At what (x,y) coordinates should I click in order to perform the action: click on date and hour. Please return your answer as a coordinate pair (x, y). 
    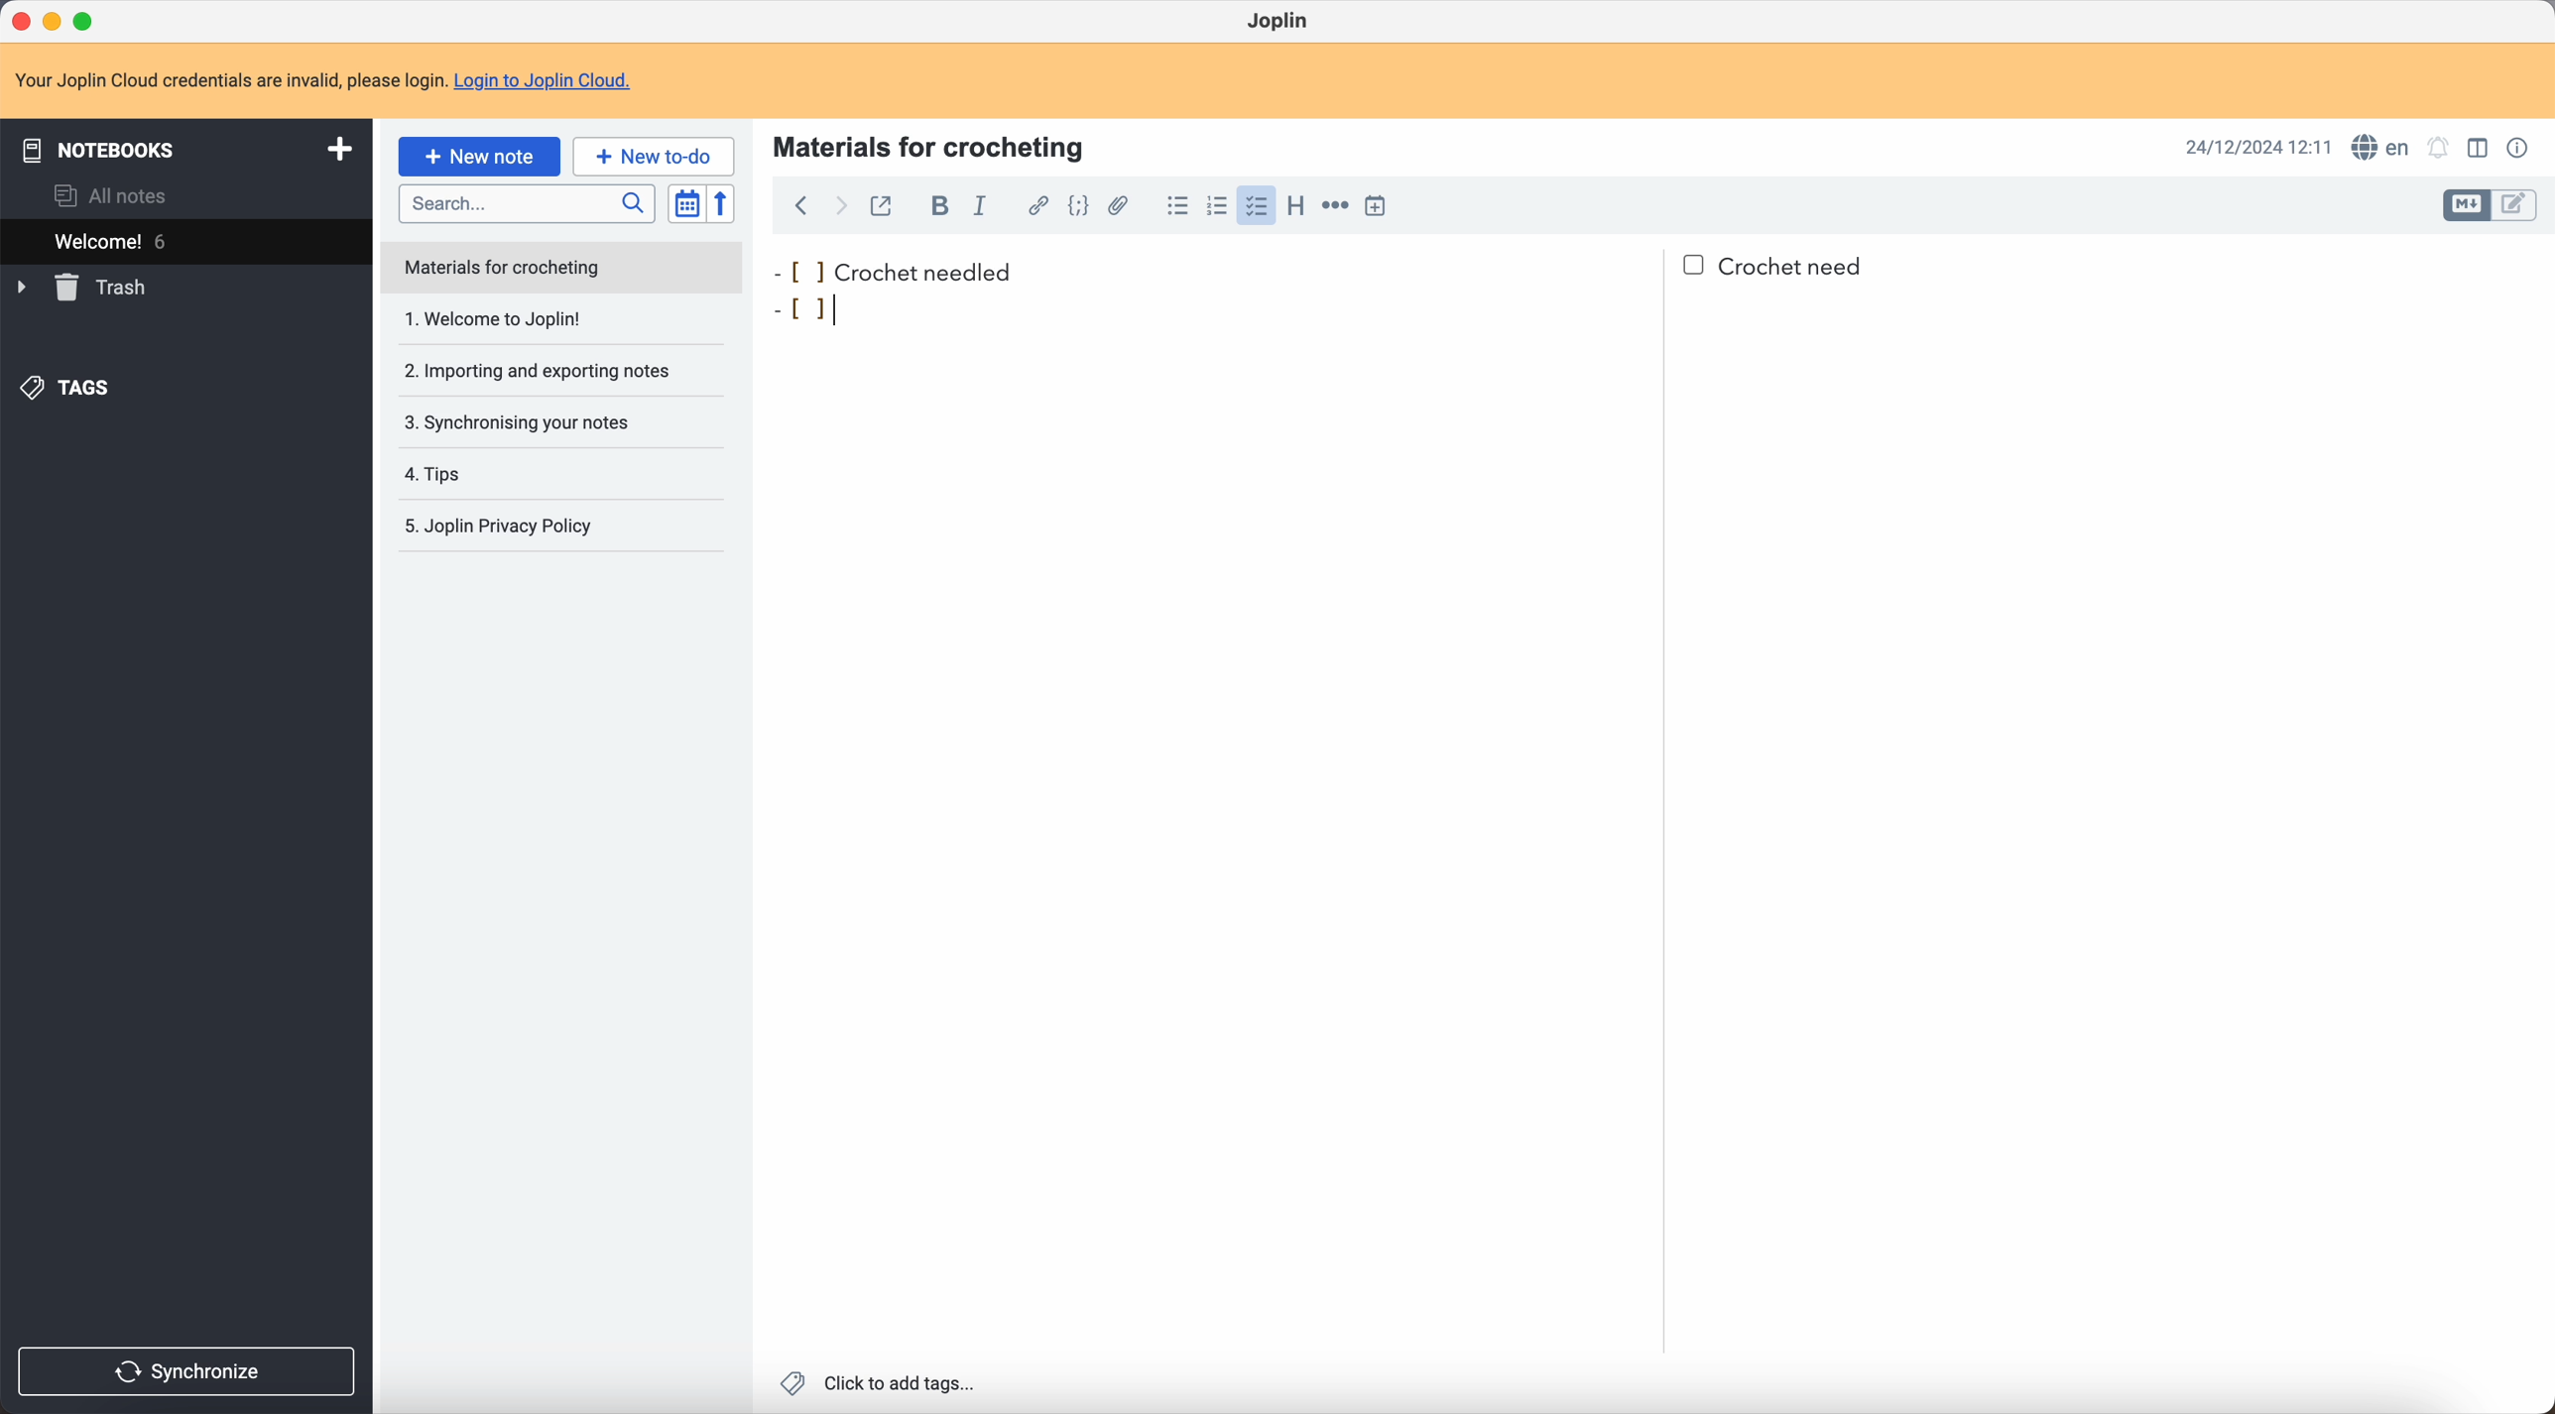
    Looking at the image, I should click on (2259, 147).